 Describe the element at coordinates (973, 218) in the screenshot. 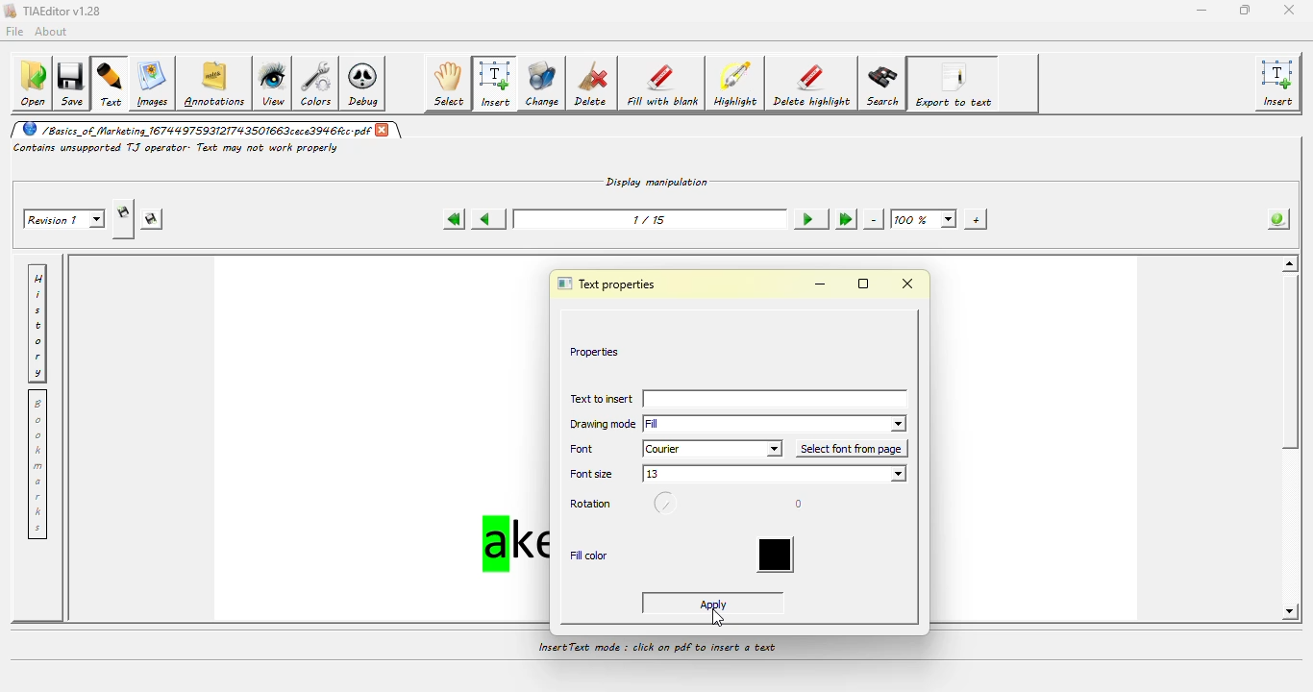

I see `zoom in` at that location.